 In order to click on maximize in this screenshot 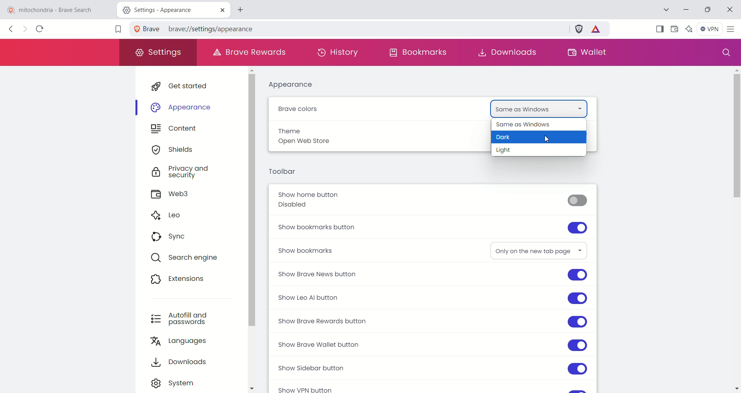, I will do `click(709, 10)`.